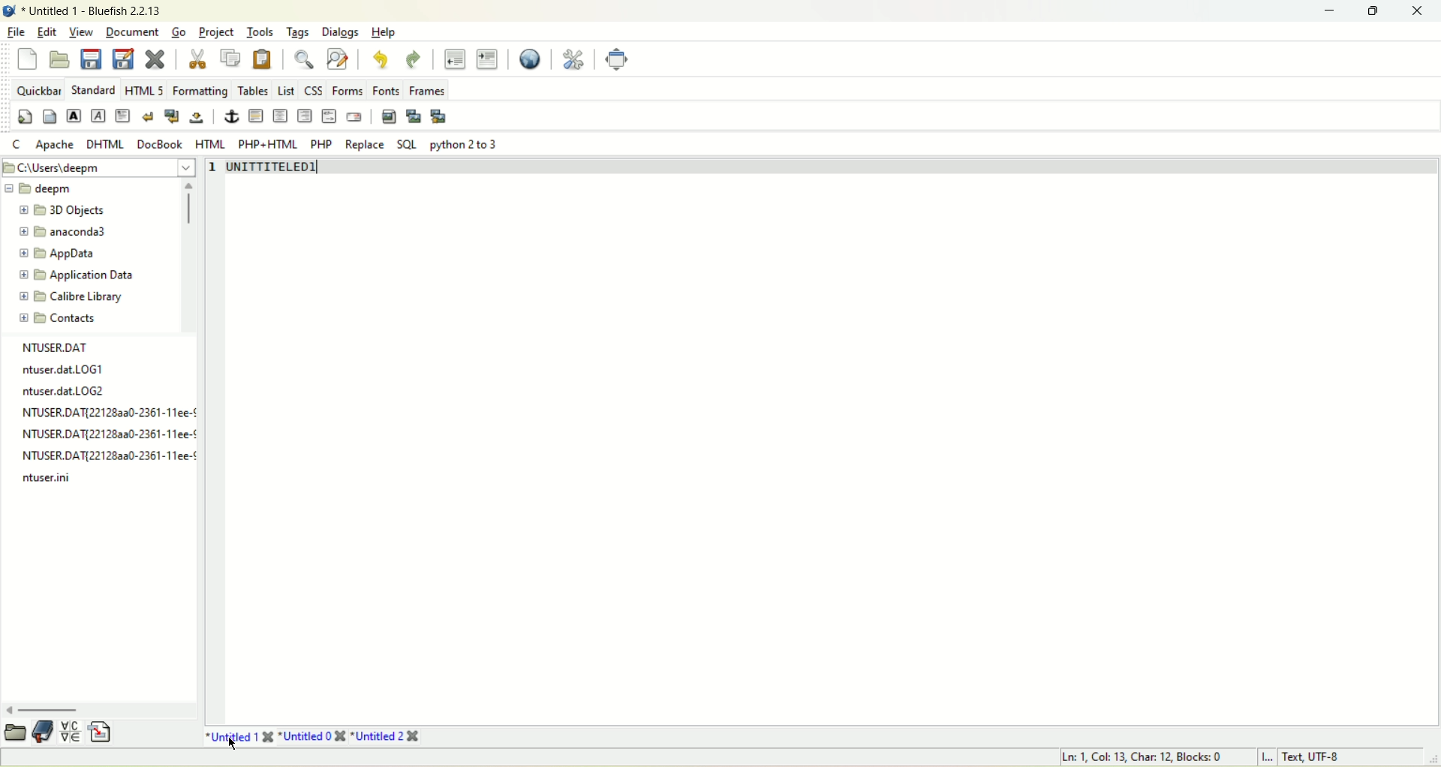  I want to click on contacts, so click(65, 320).